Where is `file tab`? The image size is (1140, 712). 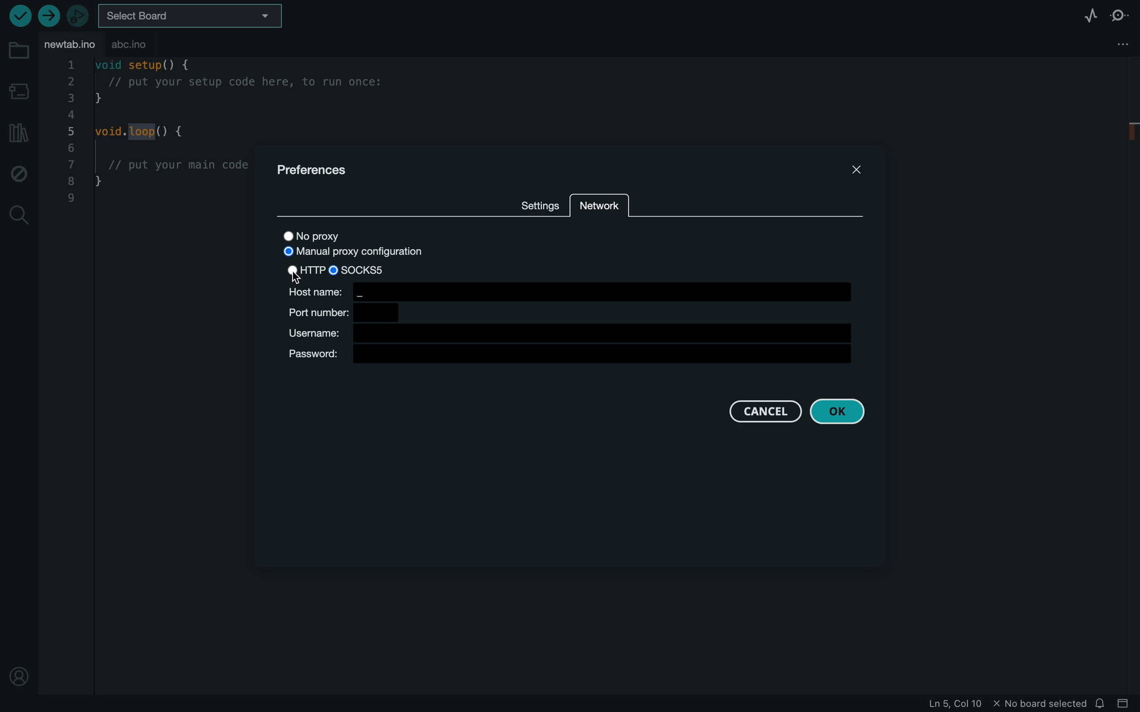 file tab is located at coordinates (70, 45).